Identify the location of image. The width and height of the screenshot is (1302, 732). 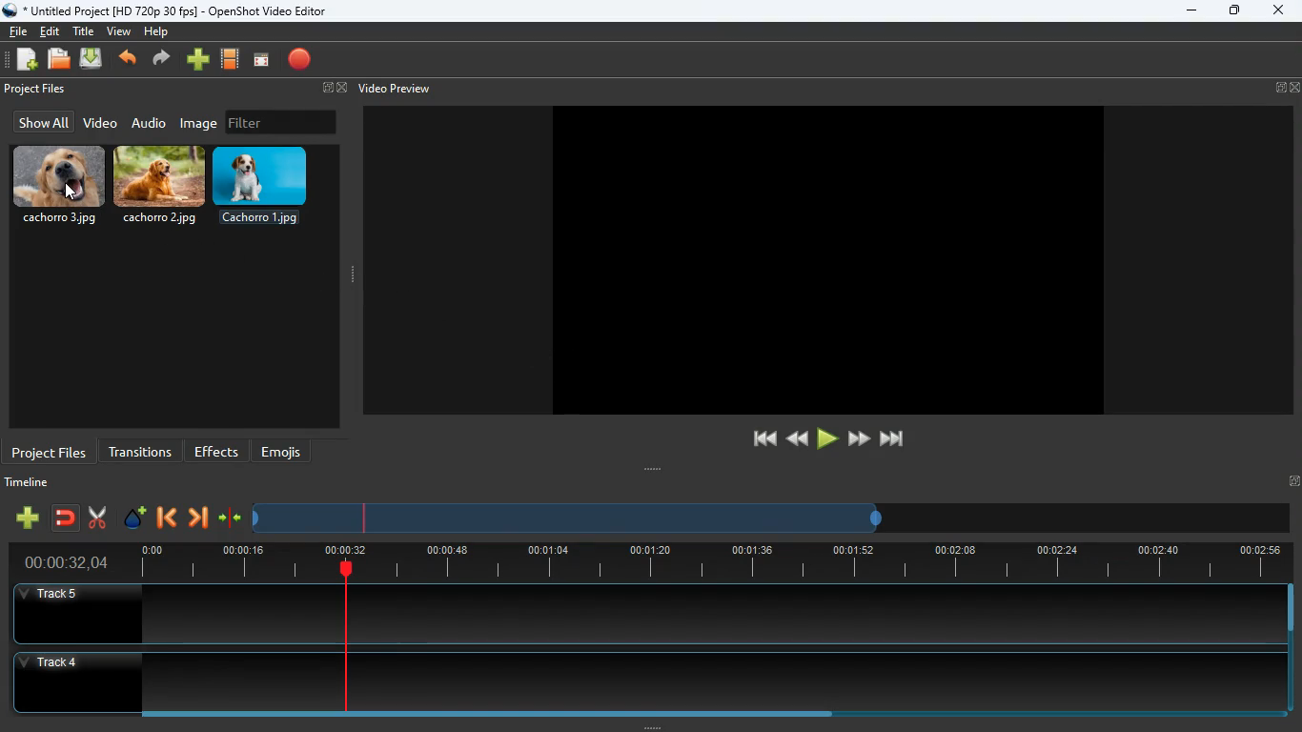
(840, 257).